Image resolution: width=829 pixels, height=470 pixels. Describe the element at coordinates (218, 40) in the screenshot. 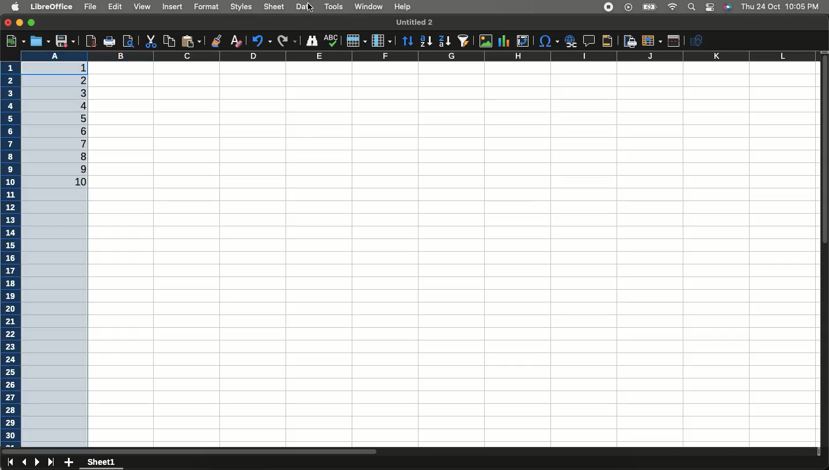

I see `Clone formatting` at that location.